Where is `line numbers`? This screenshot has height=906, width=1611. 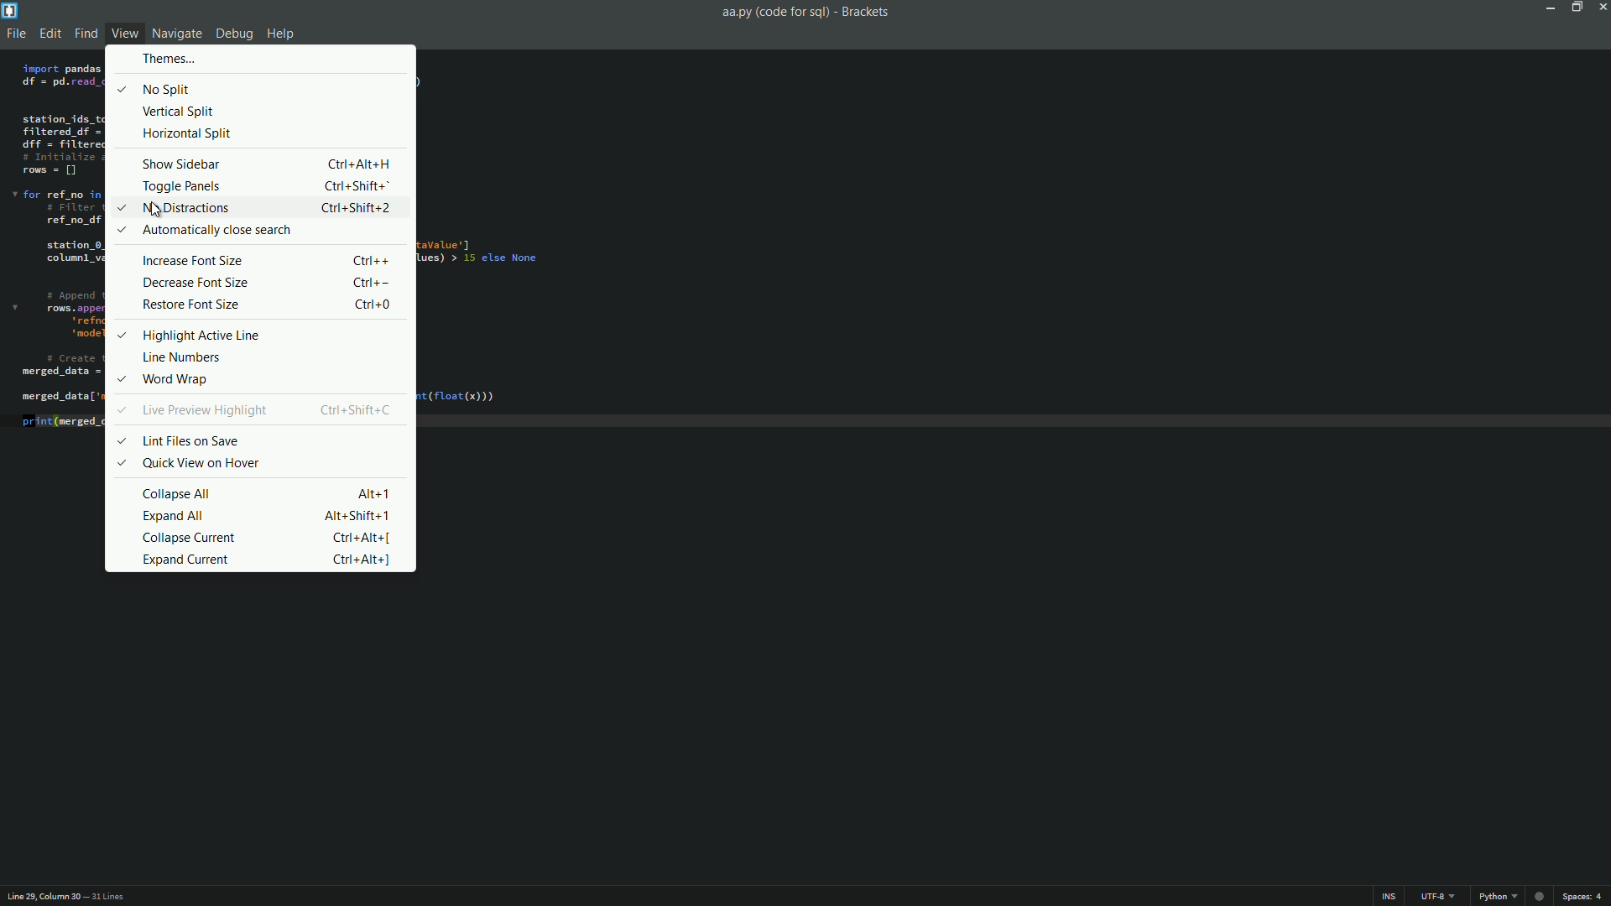 line numbers is located at coordinates (194, 356).